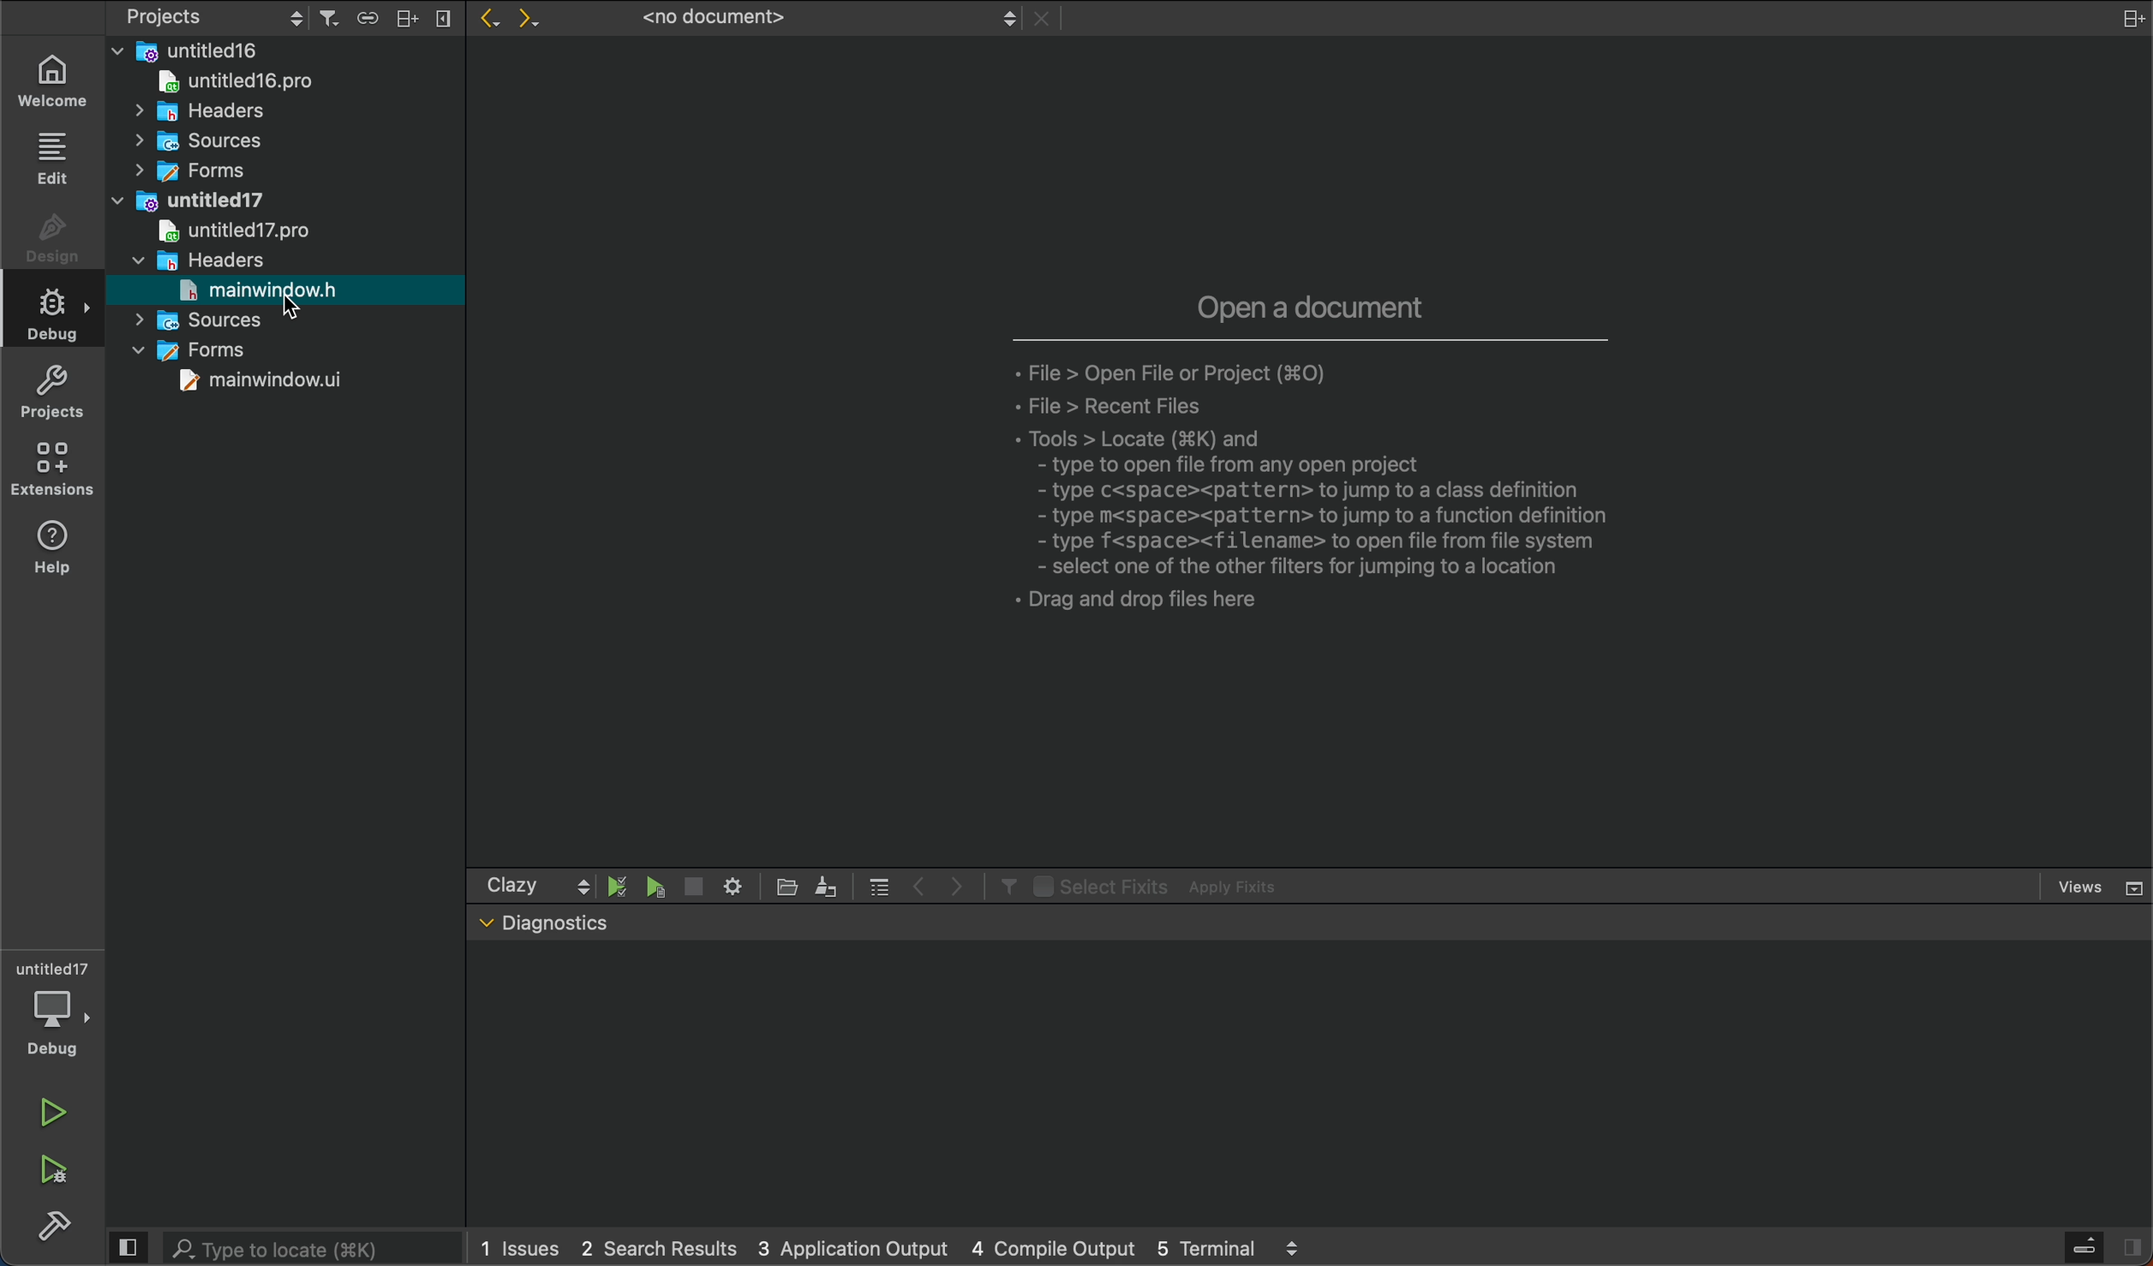 The width and height of the screenshot is (2153, 1266). What do you see at coordinates (58, 318) in the screenshot?
I see `DEBUG` at bounding box center [58, 318].